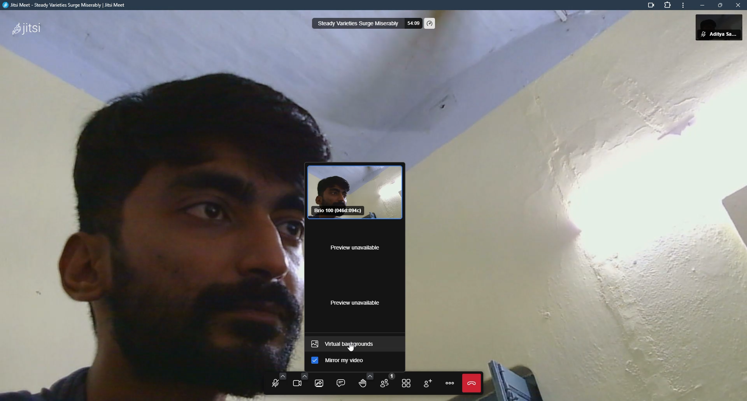  What do you see at coordinates (385, 382) in the screenshot?
I see `participants` at bounding box center [385, 382].